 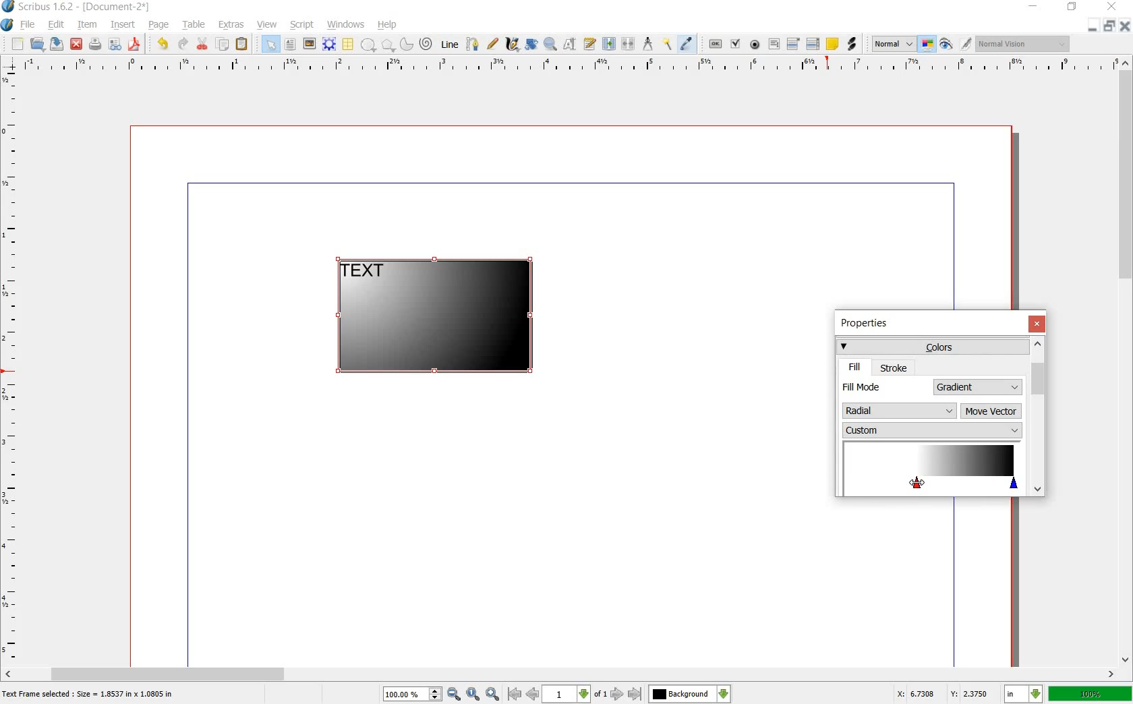 I want to click on ruler, so click(x=564, y=65).